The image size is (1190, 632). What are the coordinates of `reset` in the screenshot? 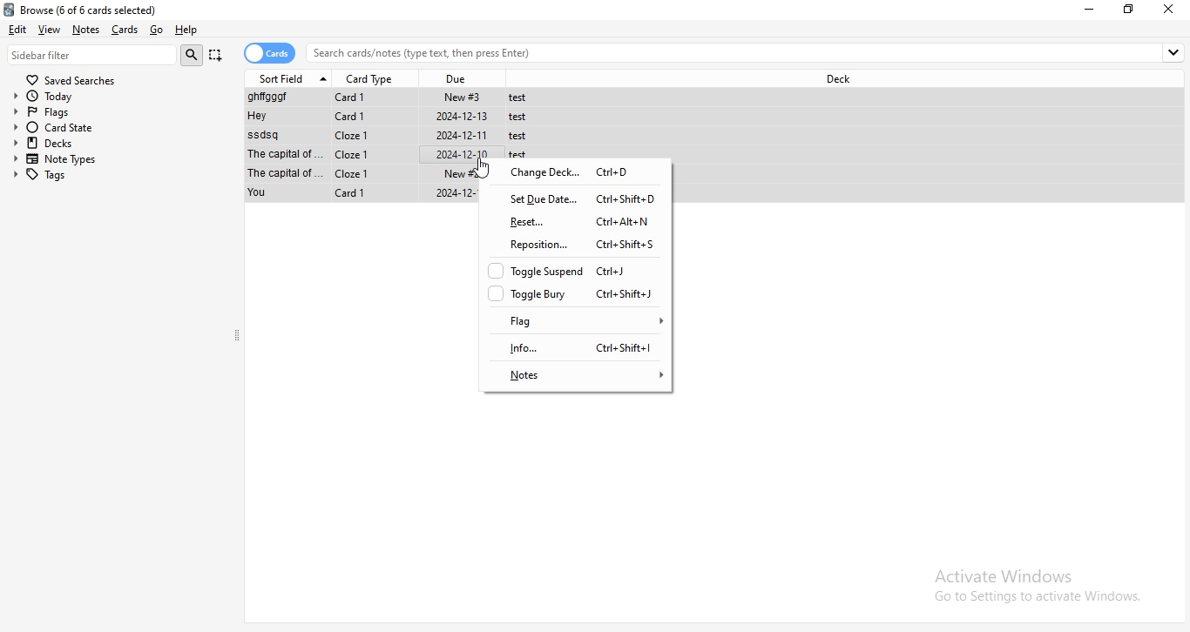 It's located at (577, 220).